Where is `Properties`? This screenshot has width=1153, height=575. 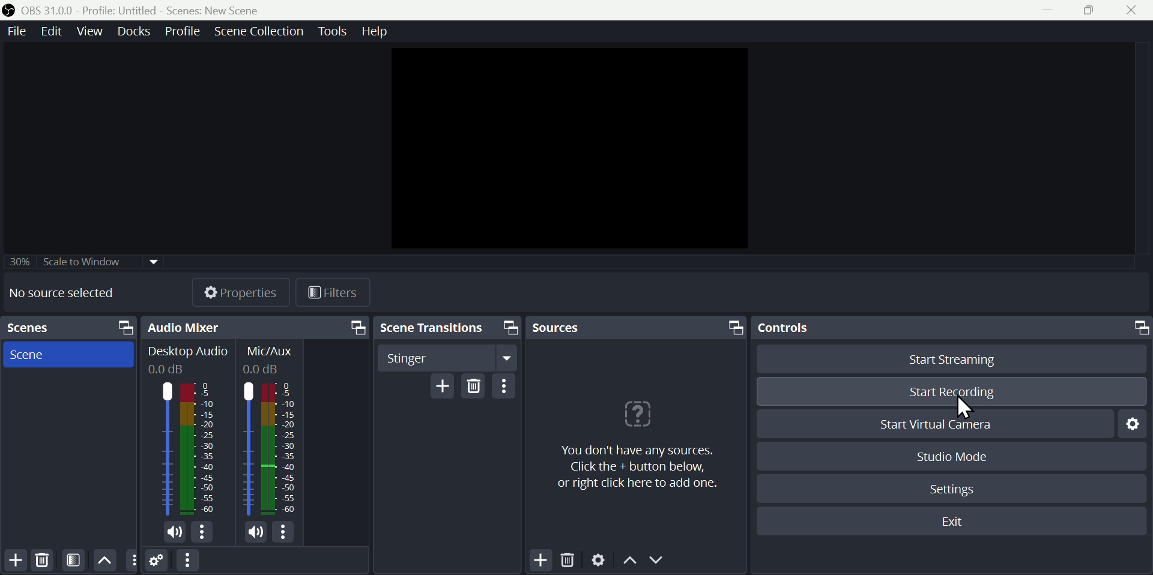 Properties is located at coordinates (240, 291).